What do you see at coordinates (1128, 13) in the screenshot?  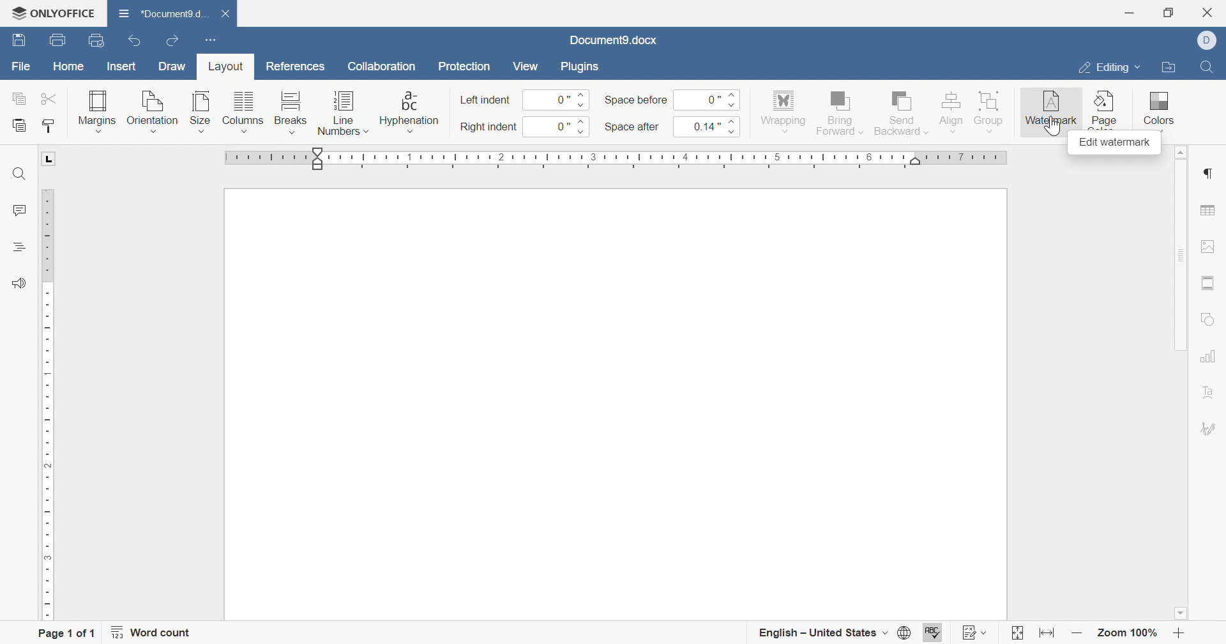 I see `minimize` at bounding box center [1128, 13].